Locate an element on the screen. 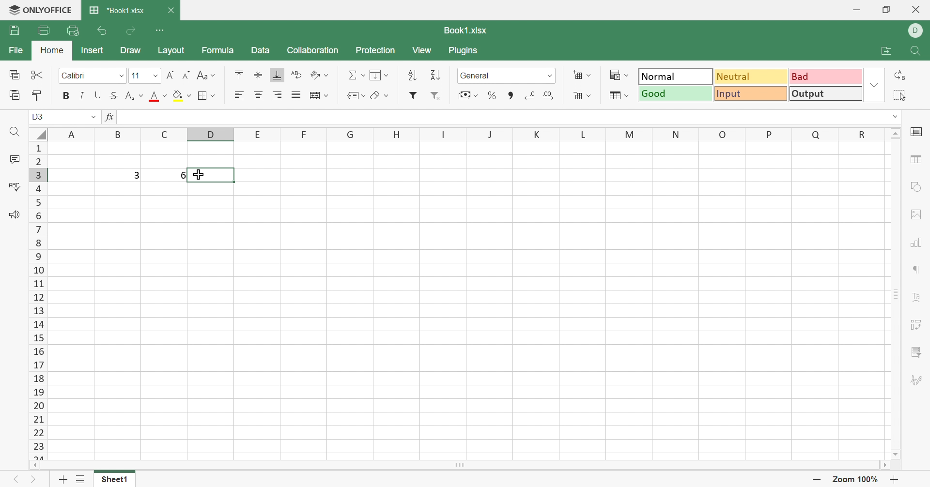 This screenshot has height=487, width=930. Copy is located at coordinates (14, 74).